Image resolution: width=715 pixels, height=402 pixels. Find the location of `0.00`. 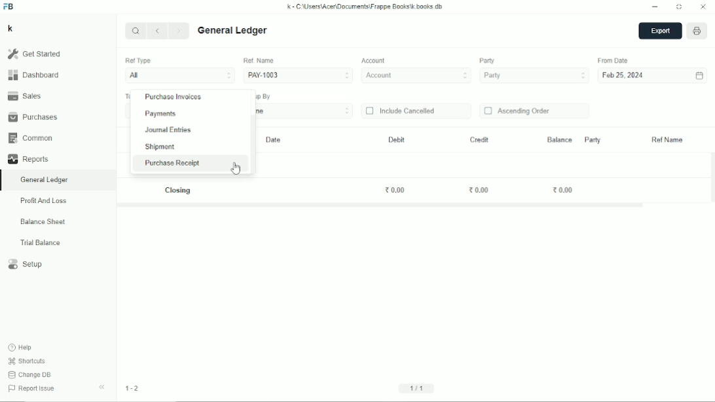

0.00 is located at coordinates (479, 191).